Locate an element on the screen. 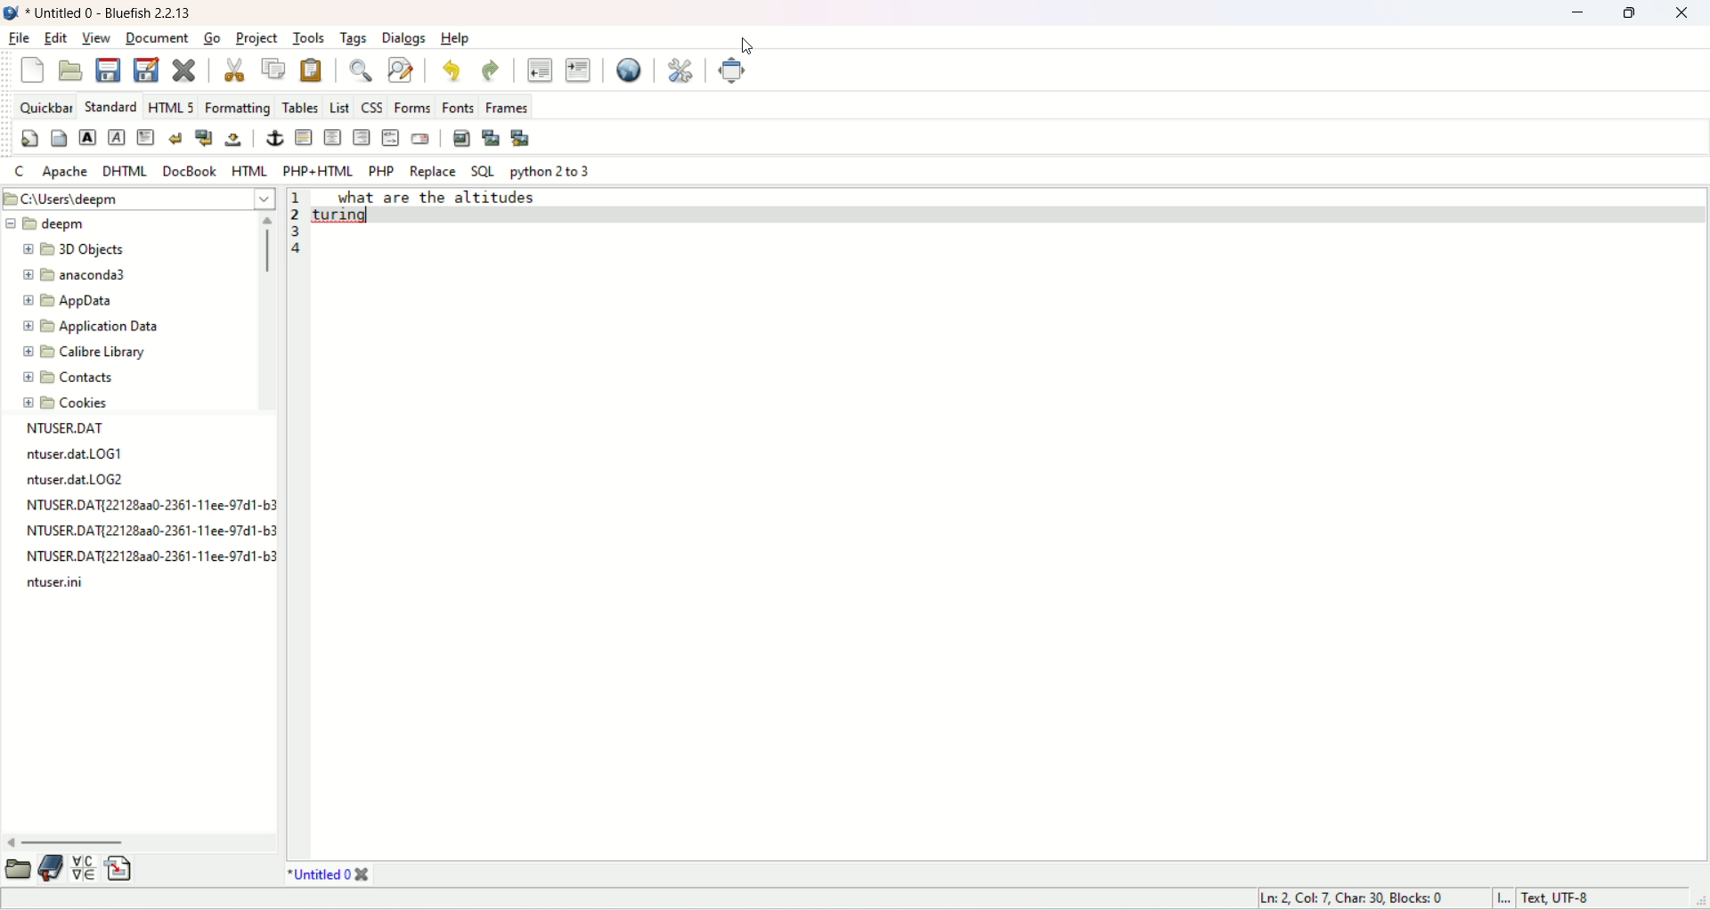 This screenshot has height=910, width=1710. show find bar is located at coordinates (363, 70).